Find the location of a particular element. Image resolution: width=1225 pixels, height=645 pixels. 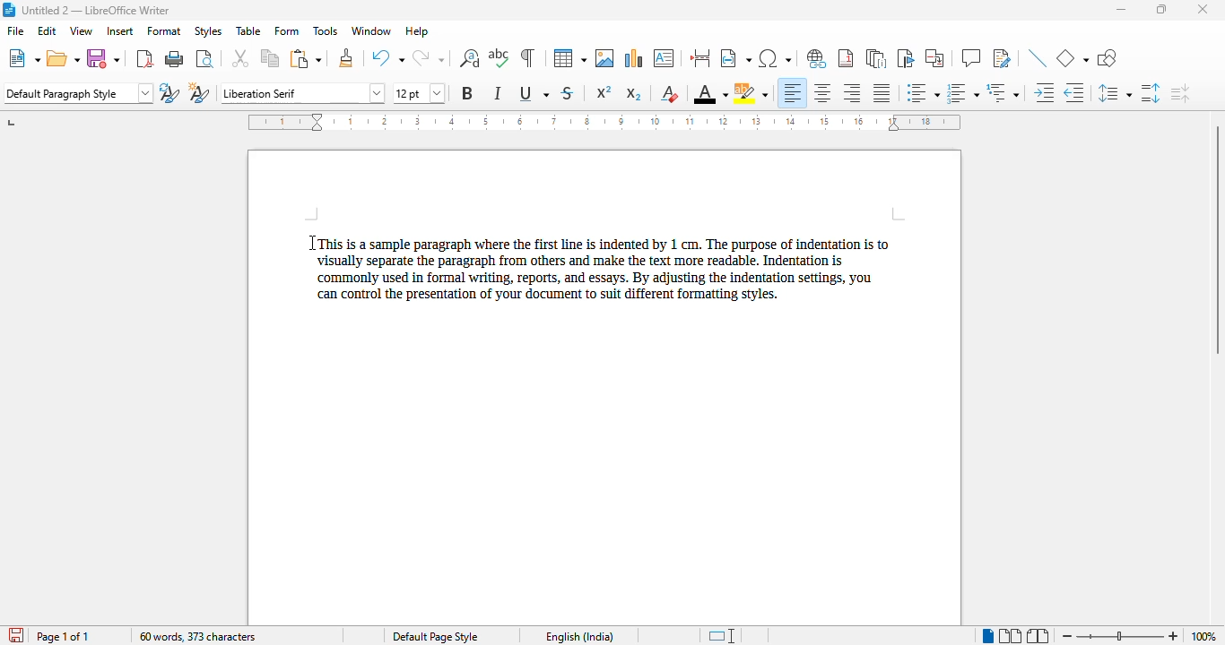

decrease paragraph spacing is located at coordinates (1180, 93).